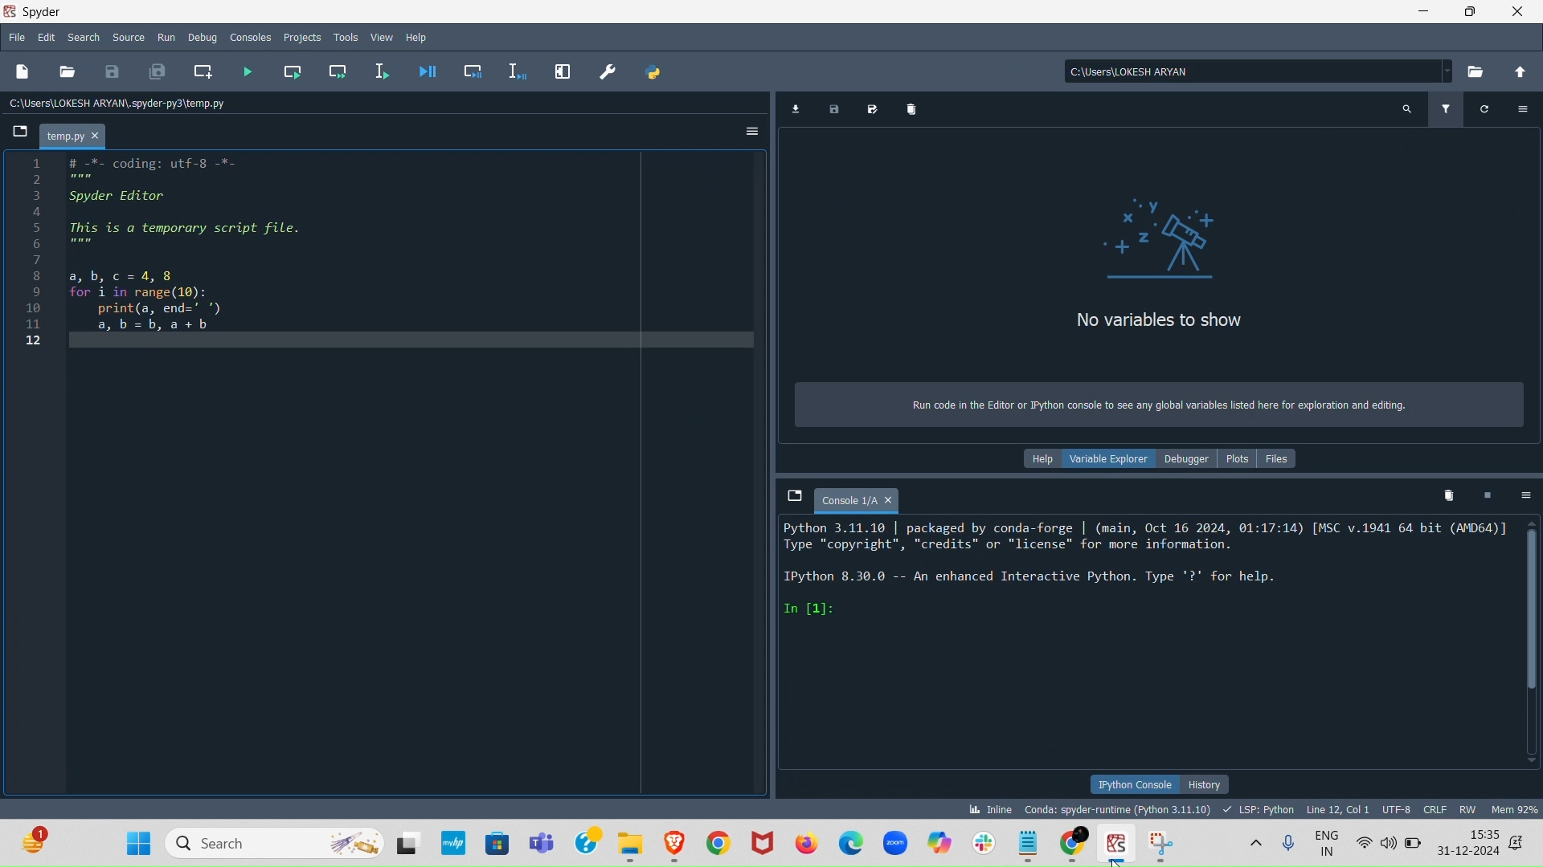 The width and height of the screenshot is (1543, 867). What do you see at coordinates (1426, 15) in the screenshot?
I see `Minimize` at bounding box center [1426, 15].